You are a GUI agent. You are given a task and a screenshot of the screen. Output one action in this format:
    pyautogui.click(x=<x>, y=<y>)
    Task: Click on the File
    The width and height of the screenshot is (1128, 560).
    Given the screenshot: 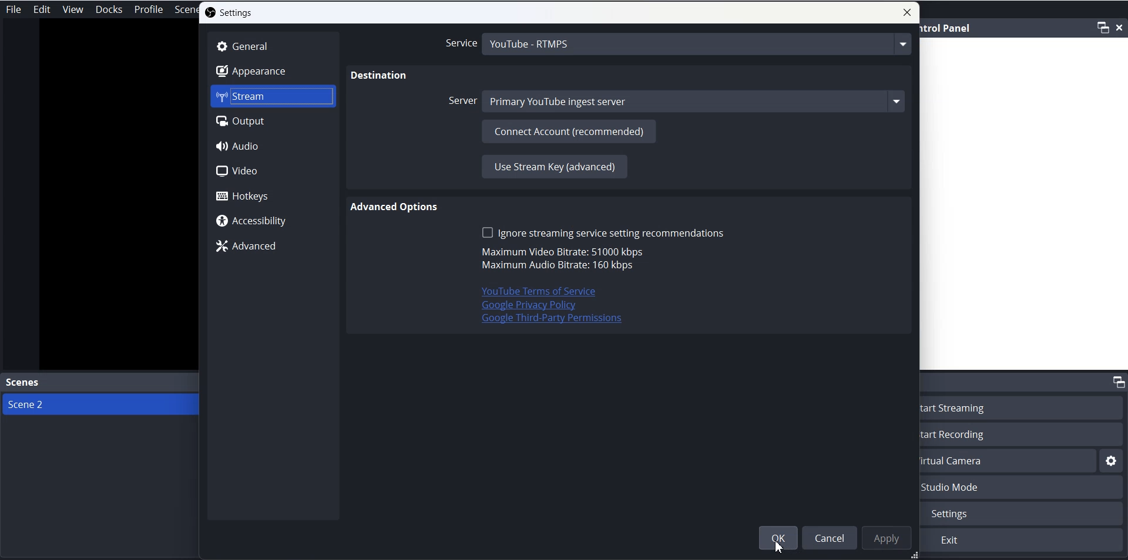 What is the action you would take?
    pyautogui.click(x=15, y=9)
    